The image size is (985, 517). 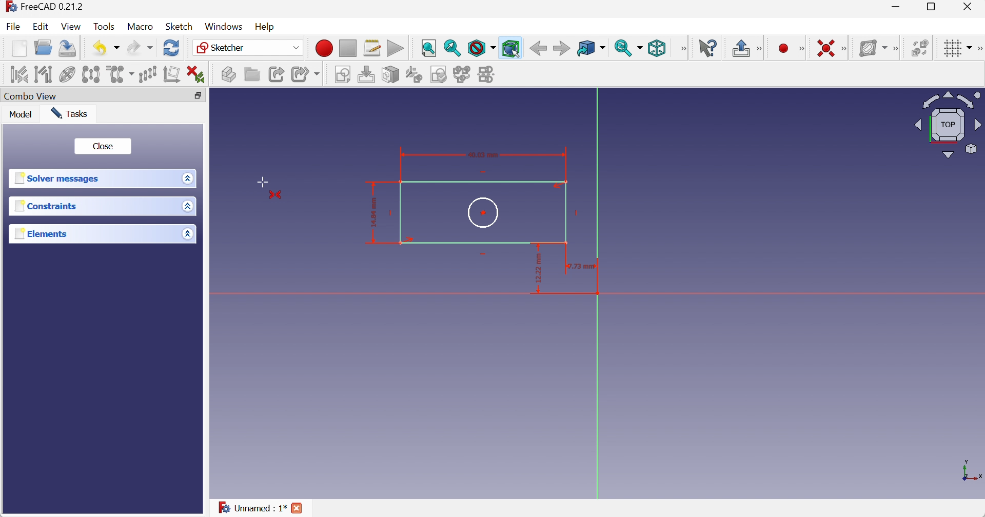 What do you see at coordinates (277, 74) in the screenshot?
I see `Make link` at bounding box center [277, 74].